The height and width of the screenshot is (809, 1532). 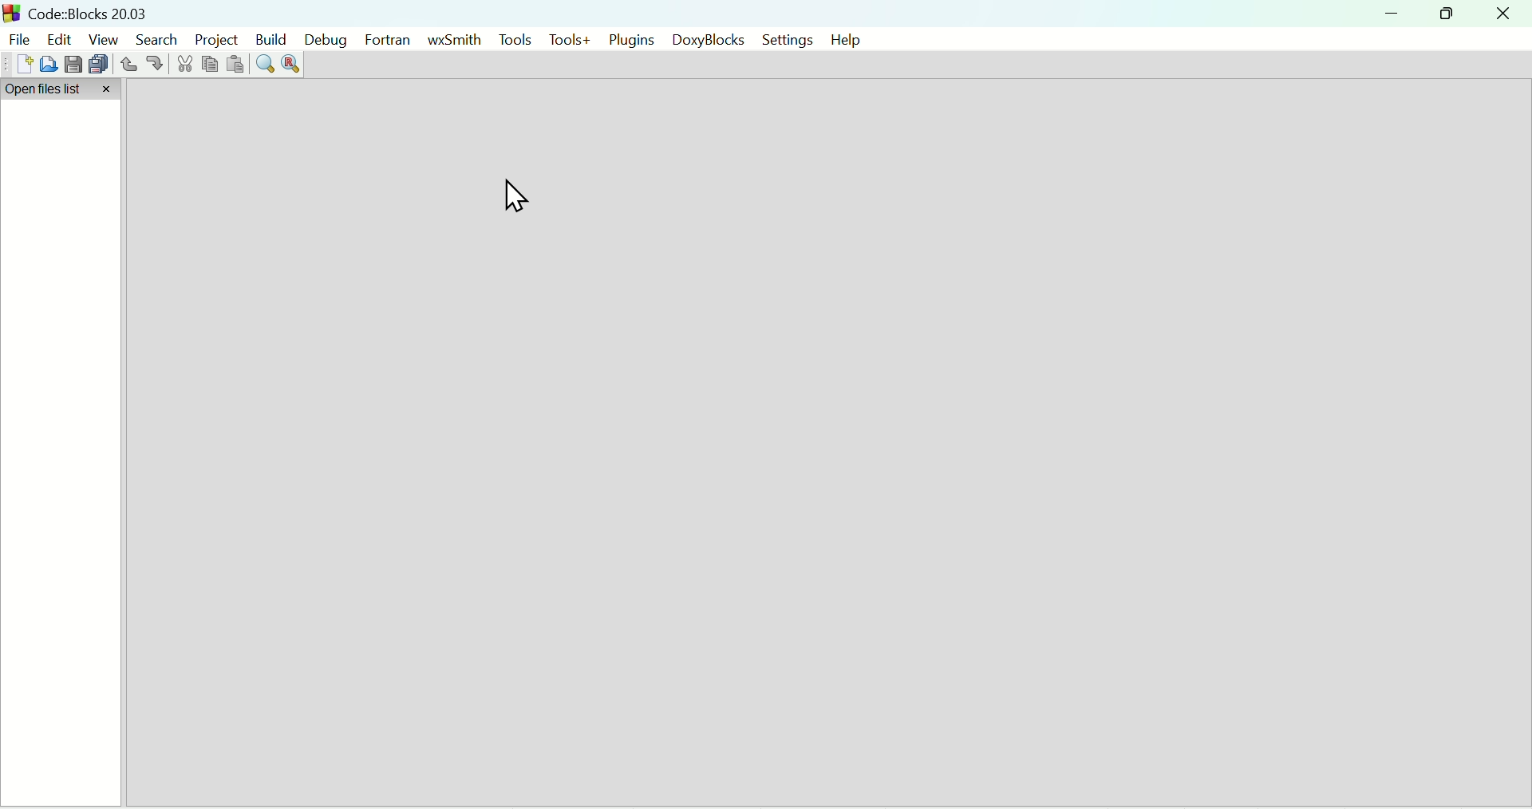 What do you see at coordinates (99, 64) in the screenshot?
I see `Save everything` at bounding box center [99, 64].